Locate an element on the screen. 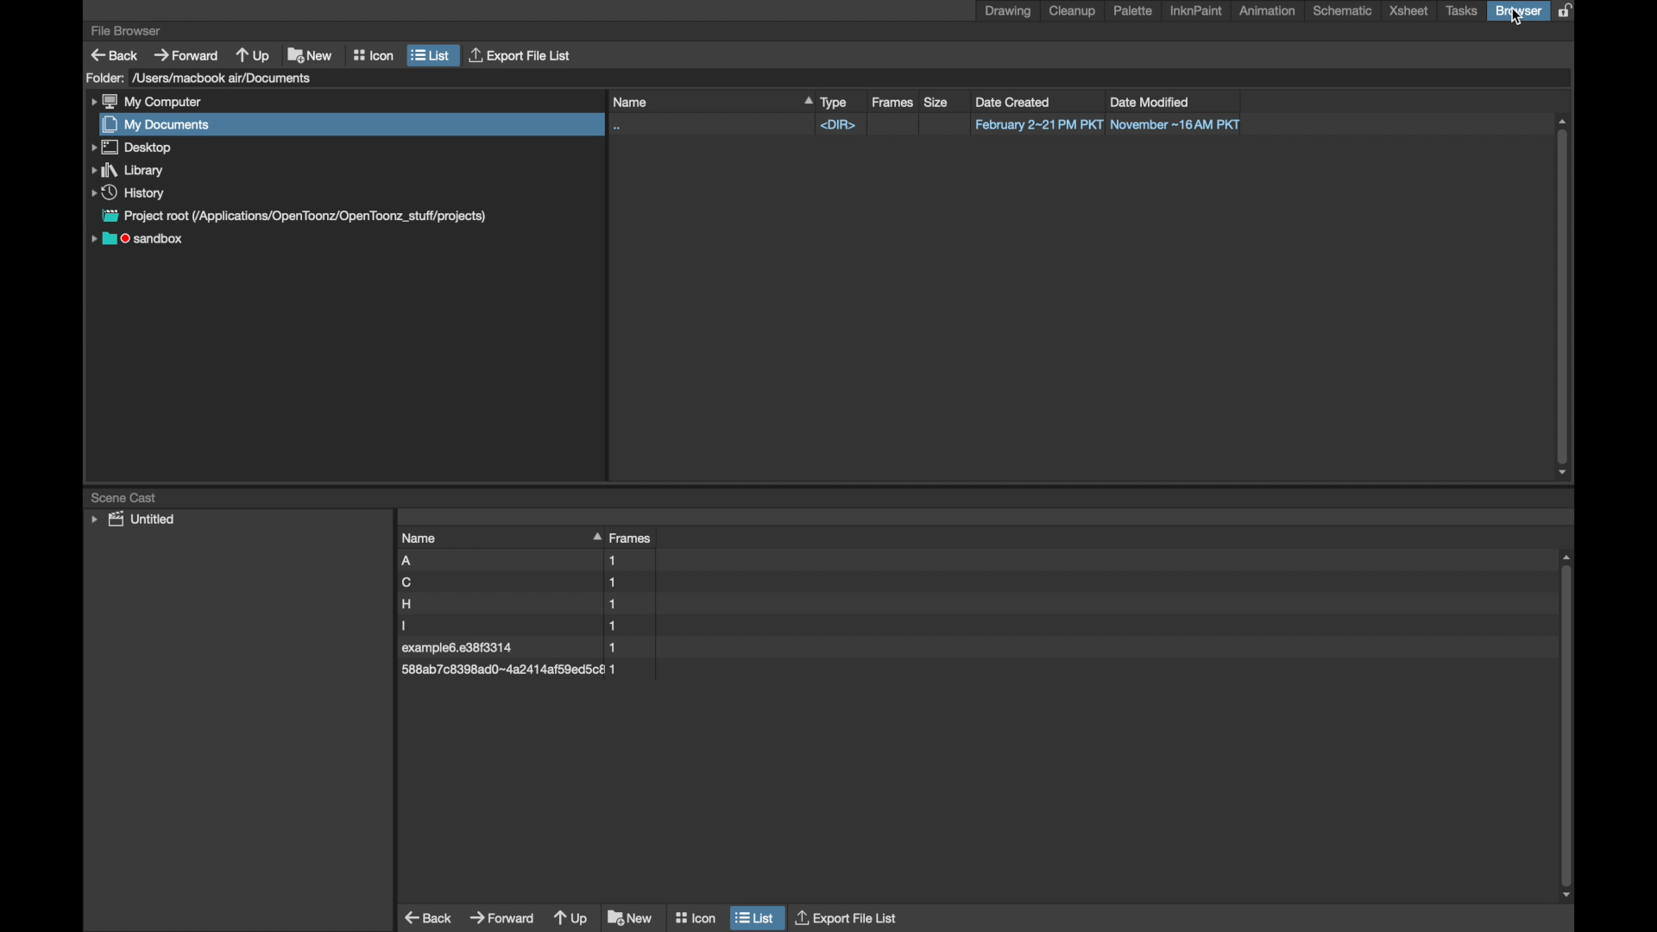 Image resolution: width=1657 pixels, height=932 pixels. xsheet is located at coordinates (1408, 11).